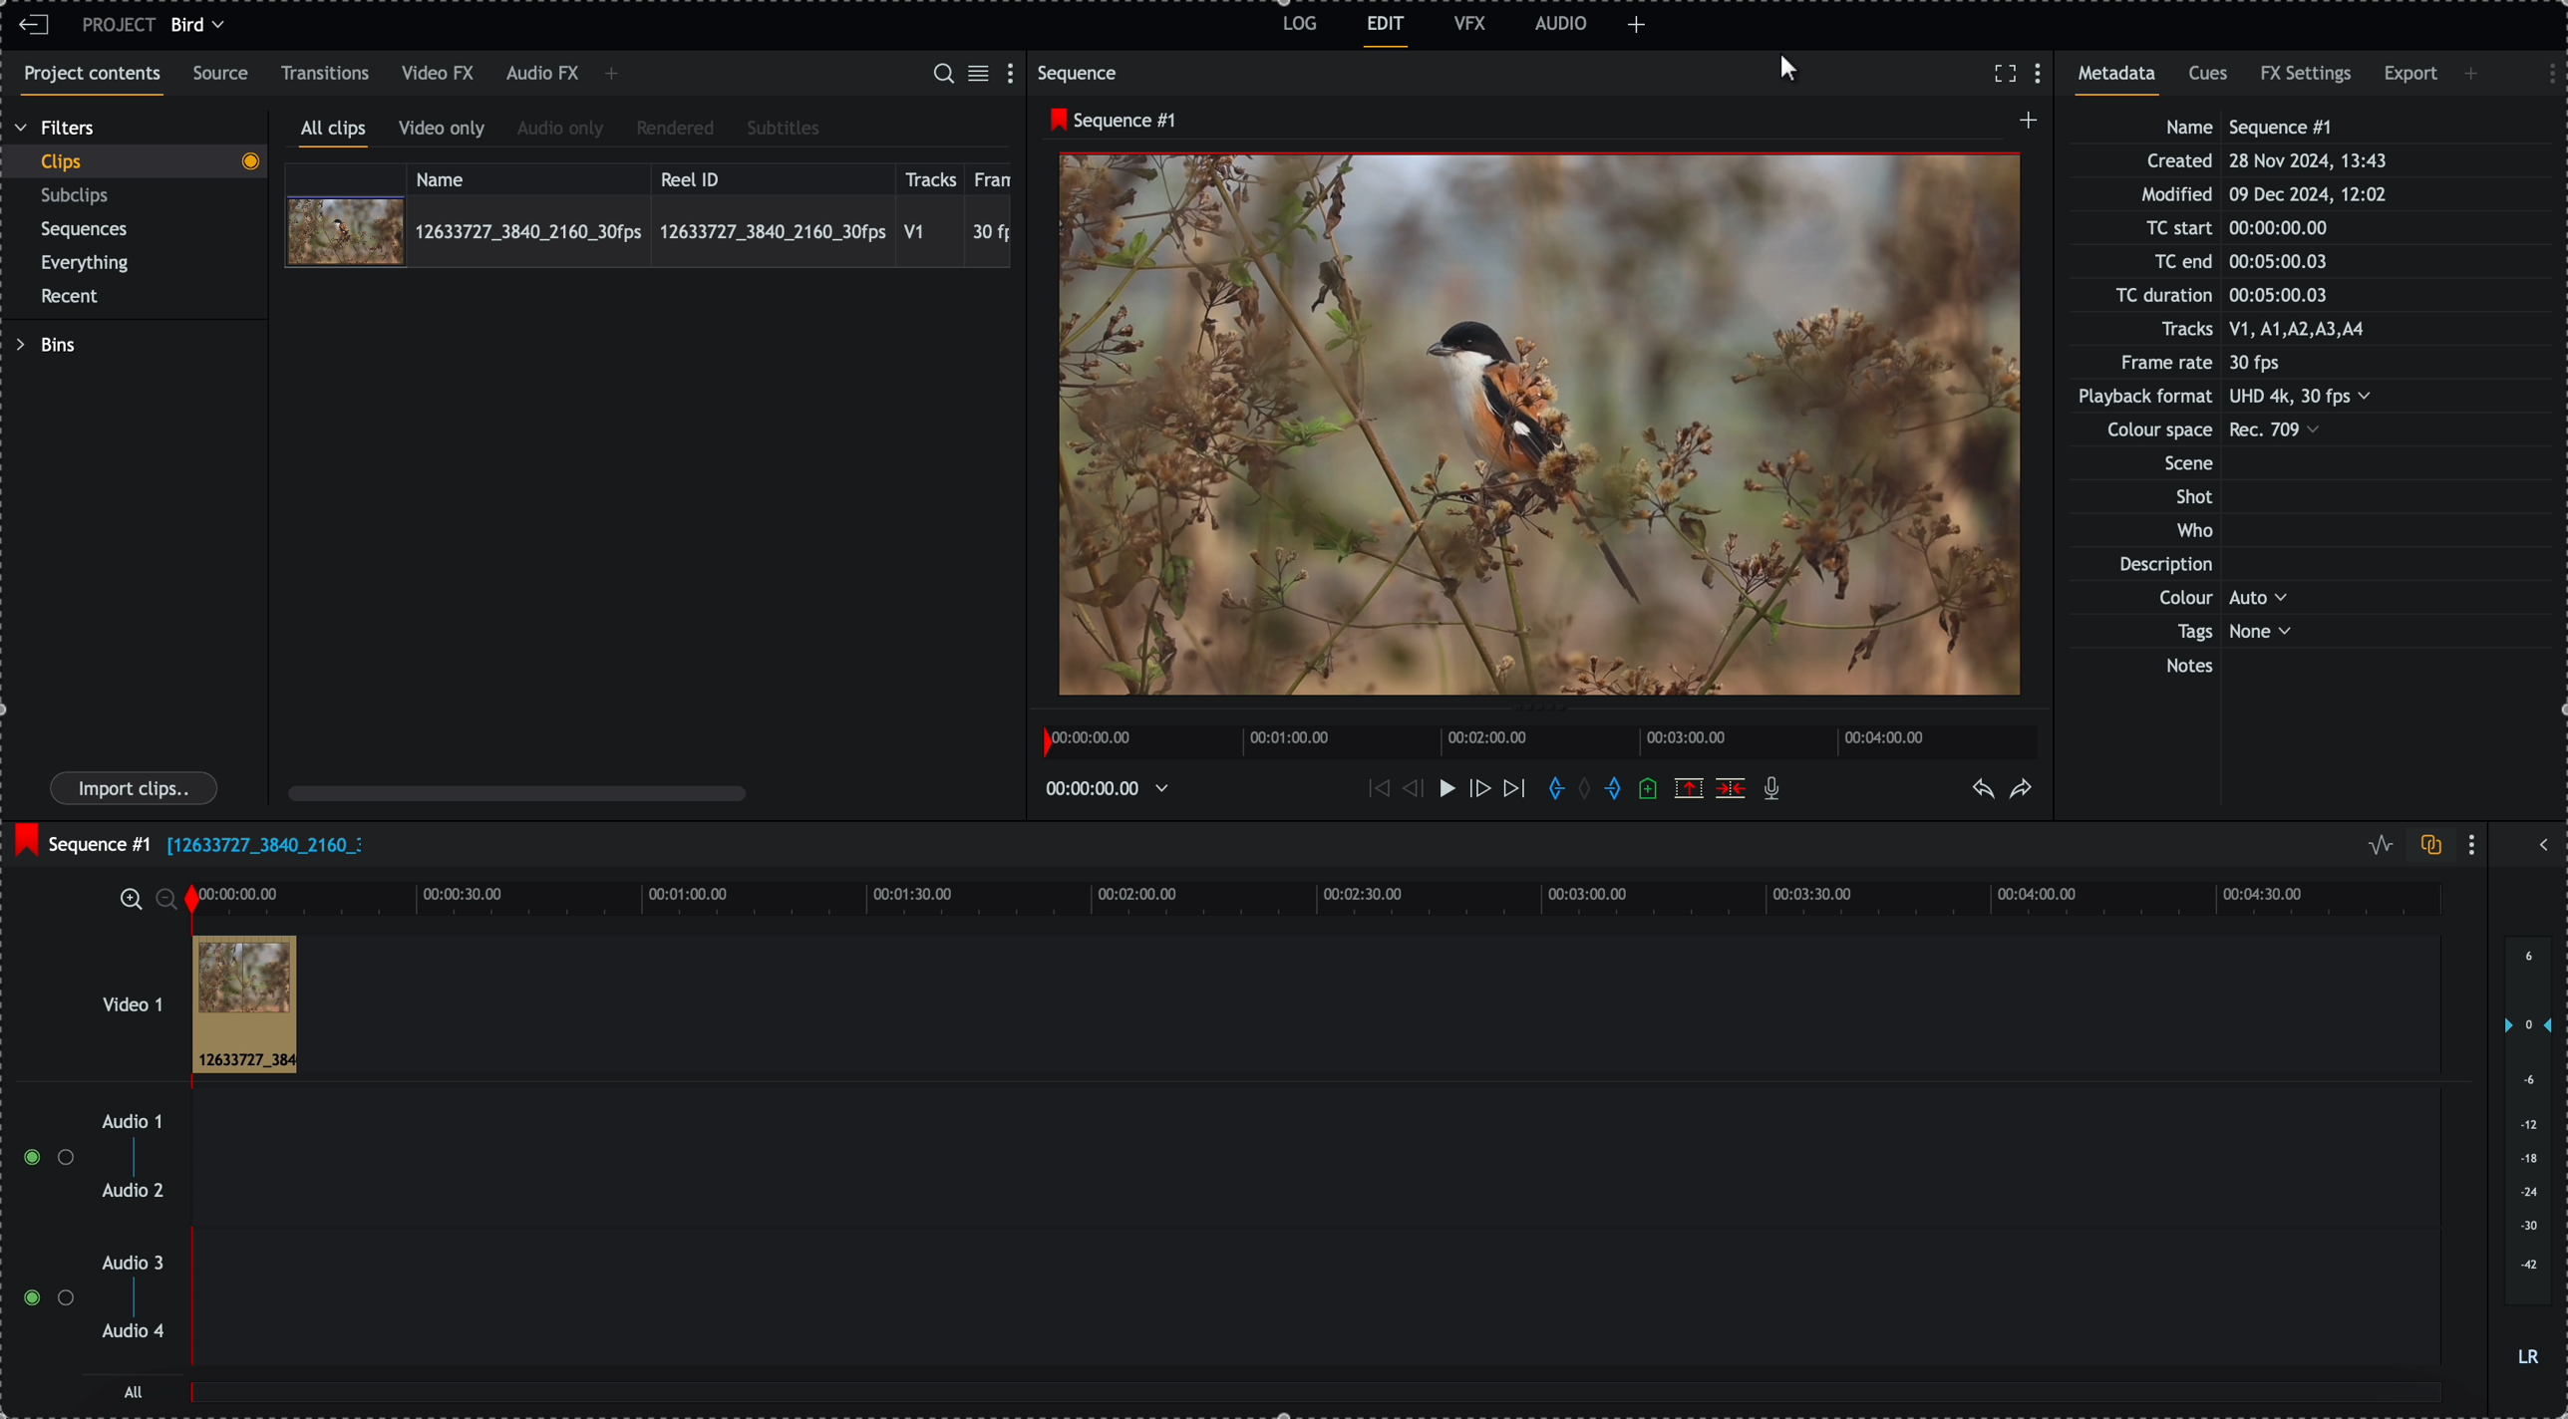 This screenshot has height=1419, width=2568. Describe the element at coordinates (517, 792) in the screenshot. I see `scroll bar` at that location.